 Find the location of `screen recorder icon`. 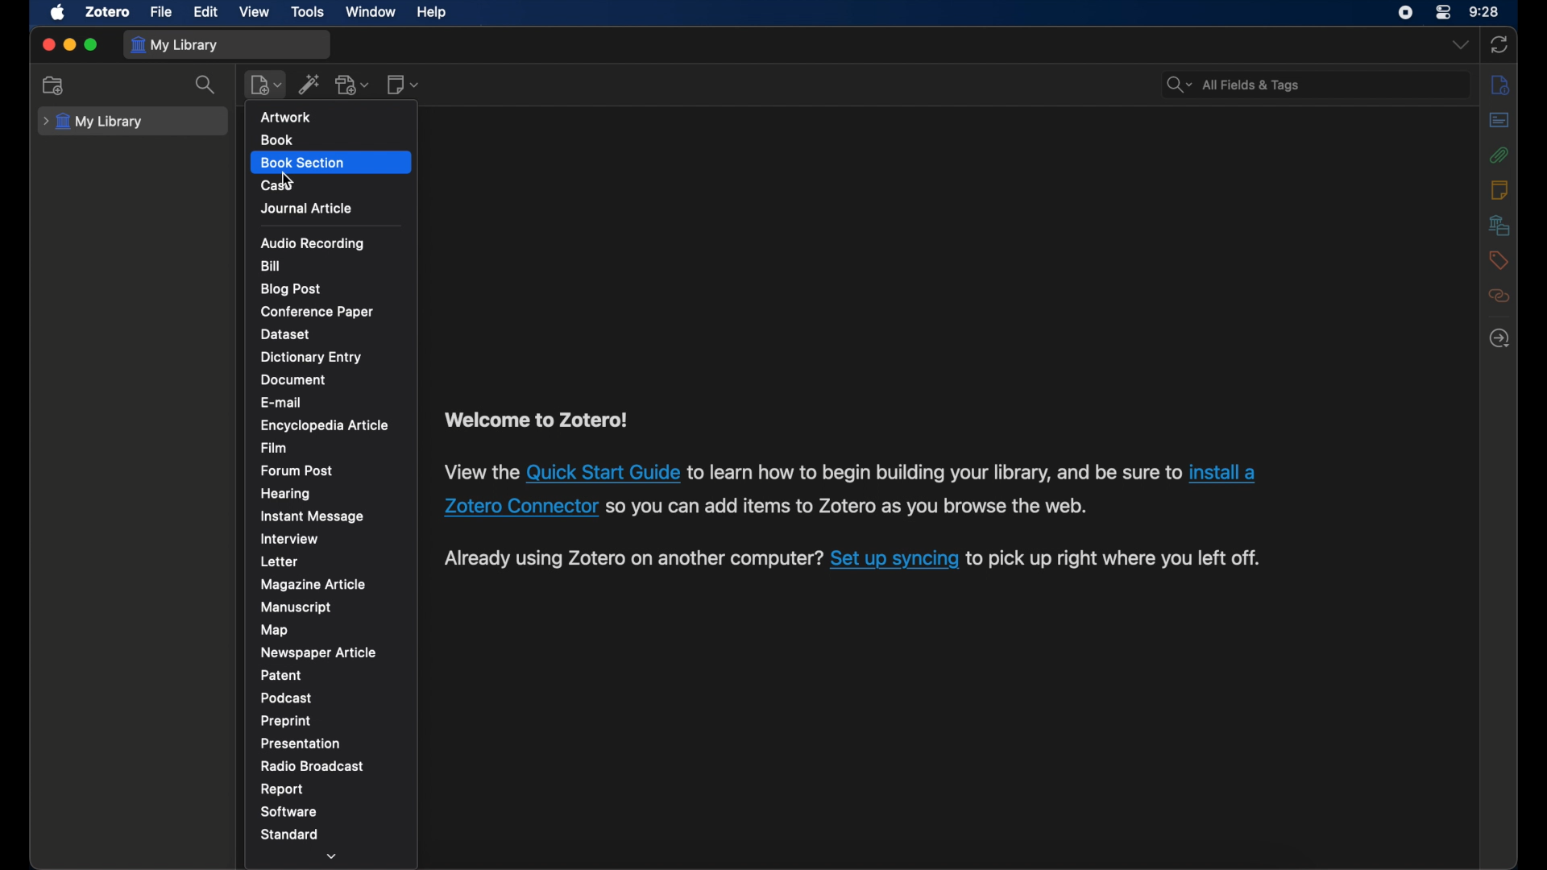

screen recorder icon is located at coordinates (1405, 13).